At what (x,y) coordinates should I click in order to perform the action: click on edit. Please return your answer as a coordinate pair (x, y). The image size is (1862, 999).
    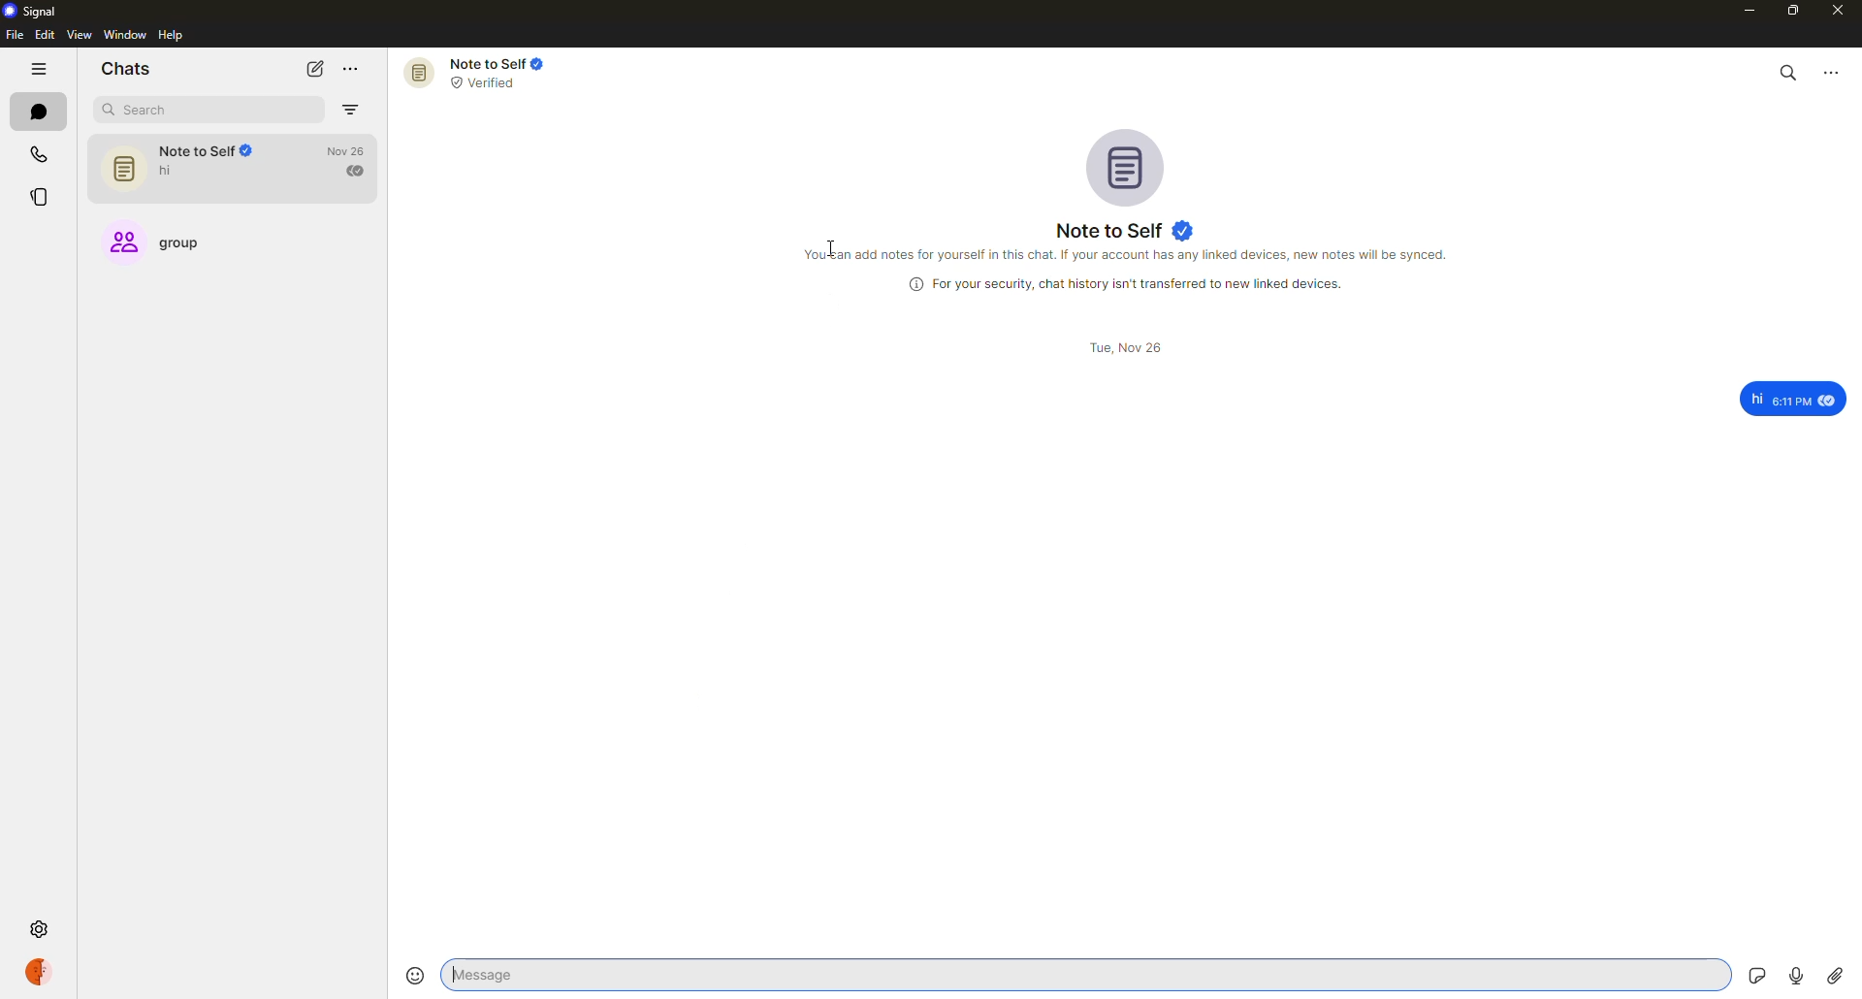
    Looking at the image, I should click on (44, 35).